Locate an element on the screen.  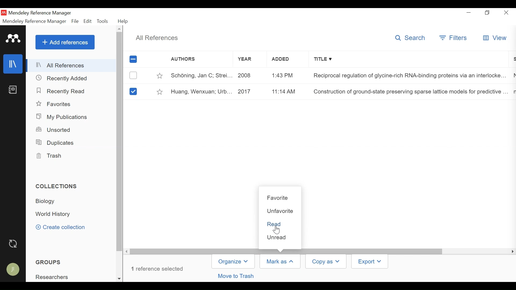
(un)select is located at coordinates (133, 75).